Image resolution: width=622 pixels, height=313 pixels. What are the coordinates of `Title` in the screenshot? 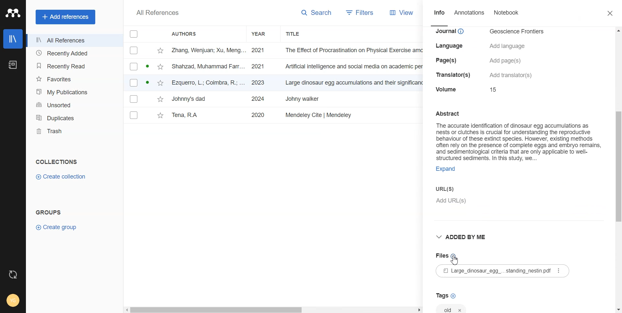 It's located at (298, 33).